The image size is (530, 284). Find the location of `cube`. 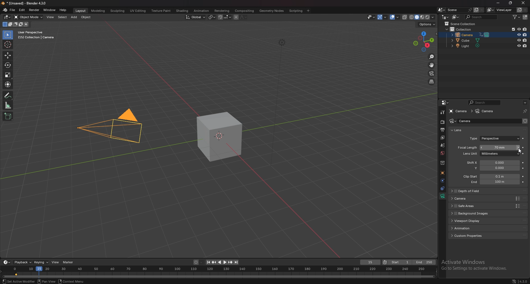

cube is located at coordinates (219, 137).